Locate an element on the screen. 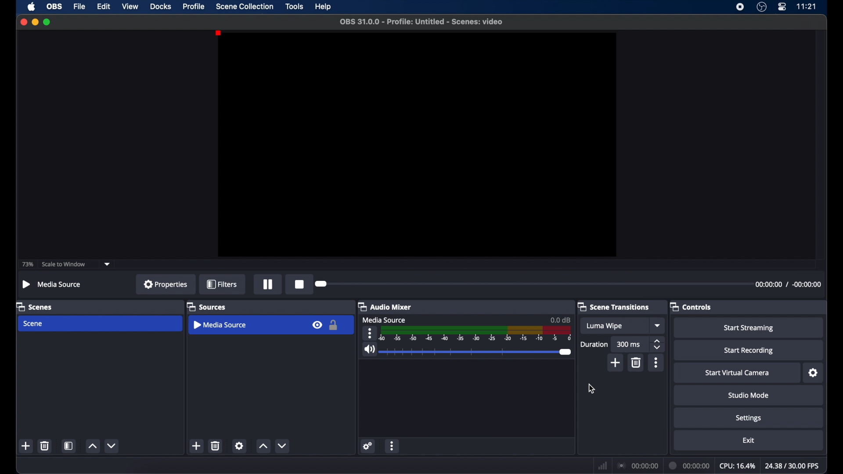  media source is located at coordinates (222, 324).